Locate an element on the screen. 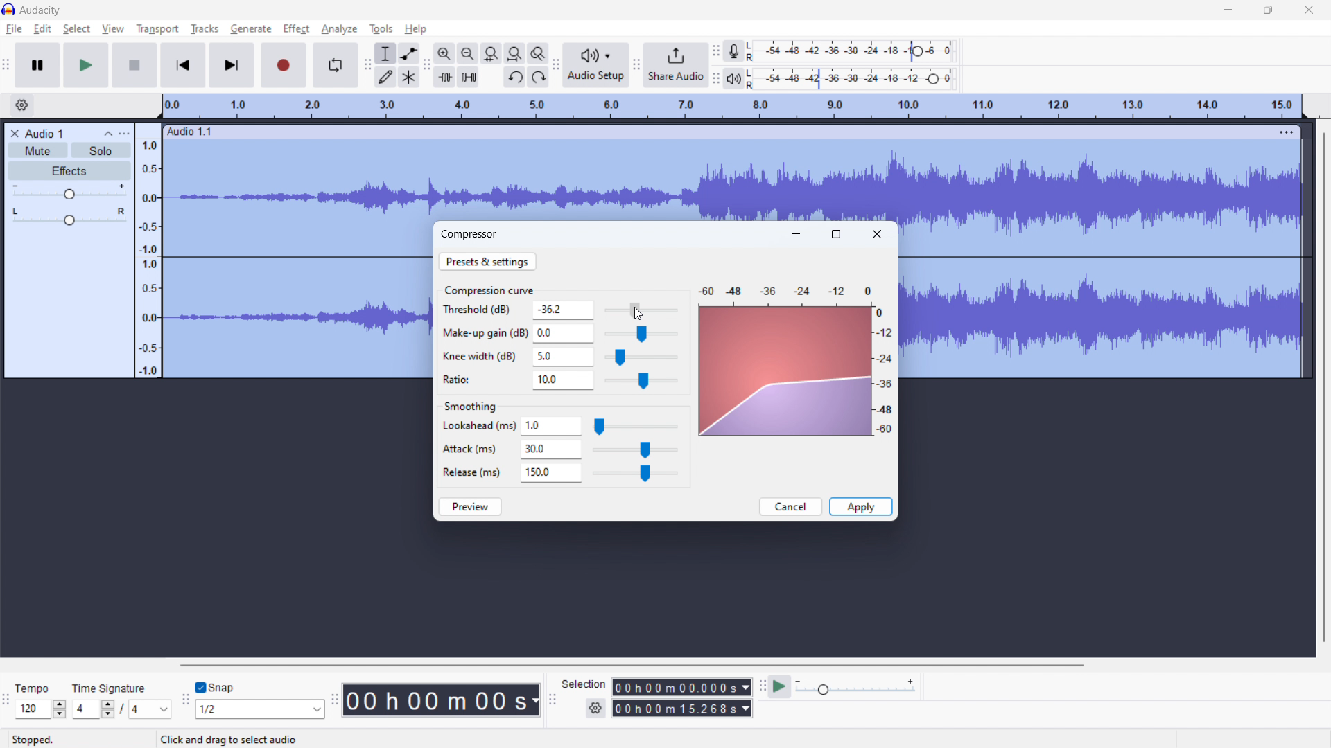 This screenshot has width=1331, height=748. ratio slider is located at coordinates (641, 382).